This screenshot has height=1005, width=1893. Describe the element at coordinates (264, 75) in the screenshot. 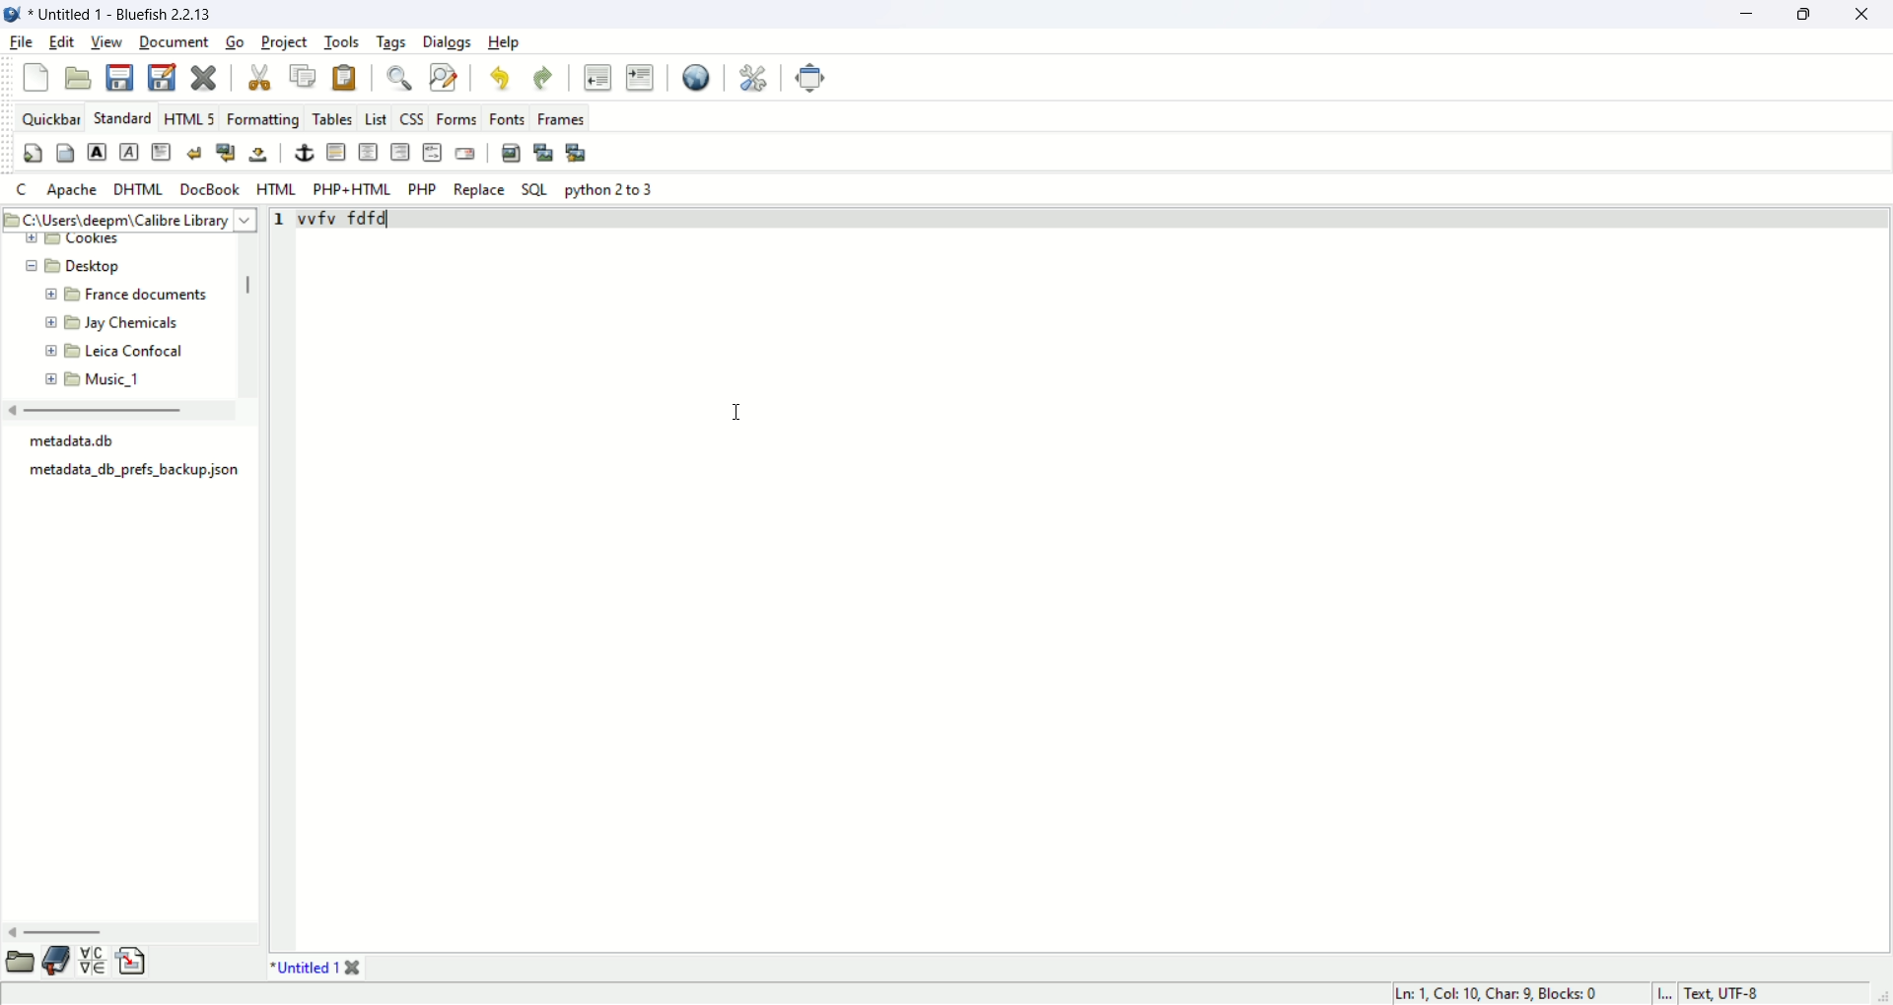

I see `cut` at that location.